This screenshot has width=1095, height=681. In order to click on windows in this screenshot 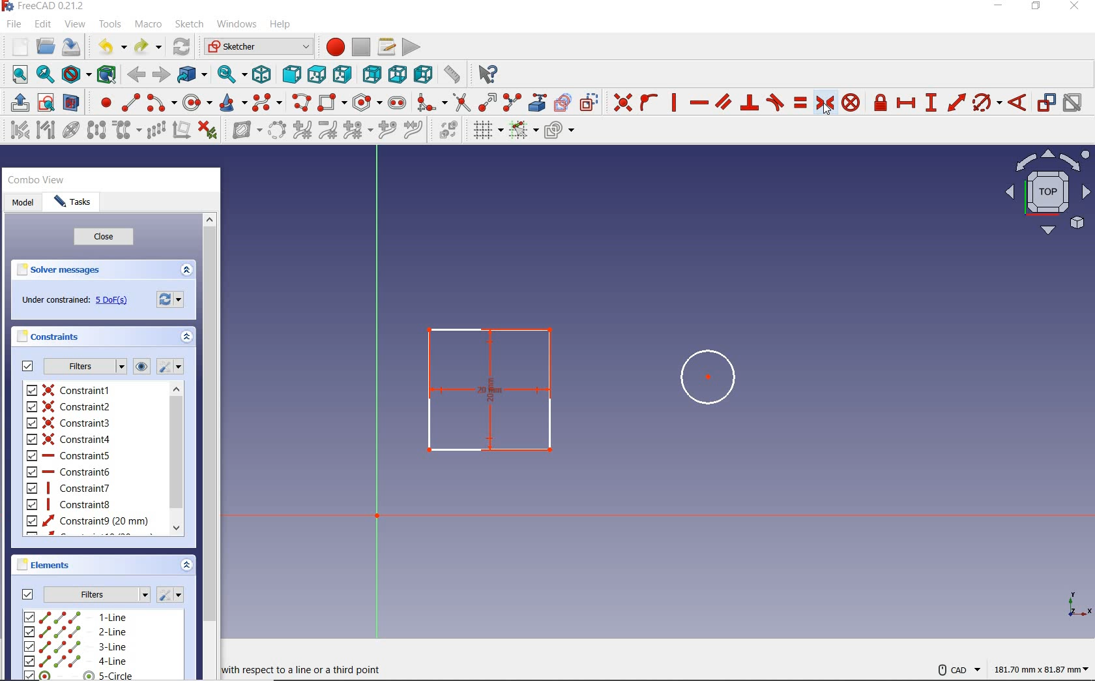, I will do `click(238, 24)`.